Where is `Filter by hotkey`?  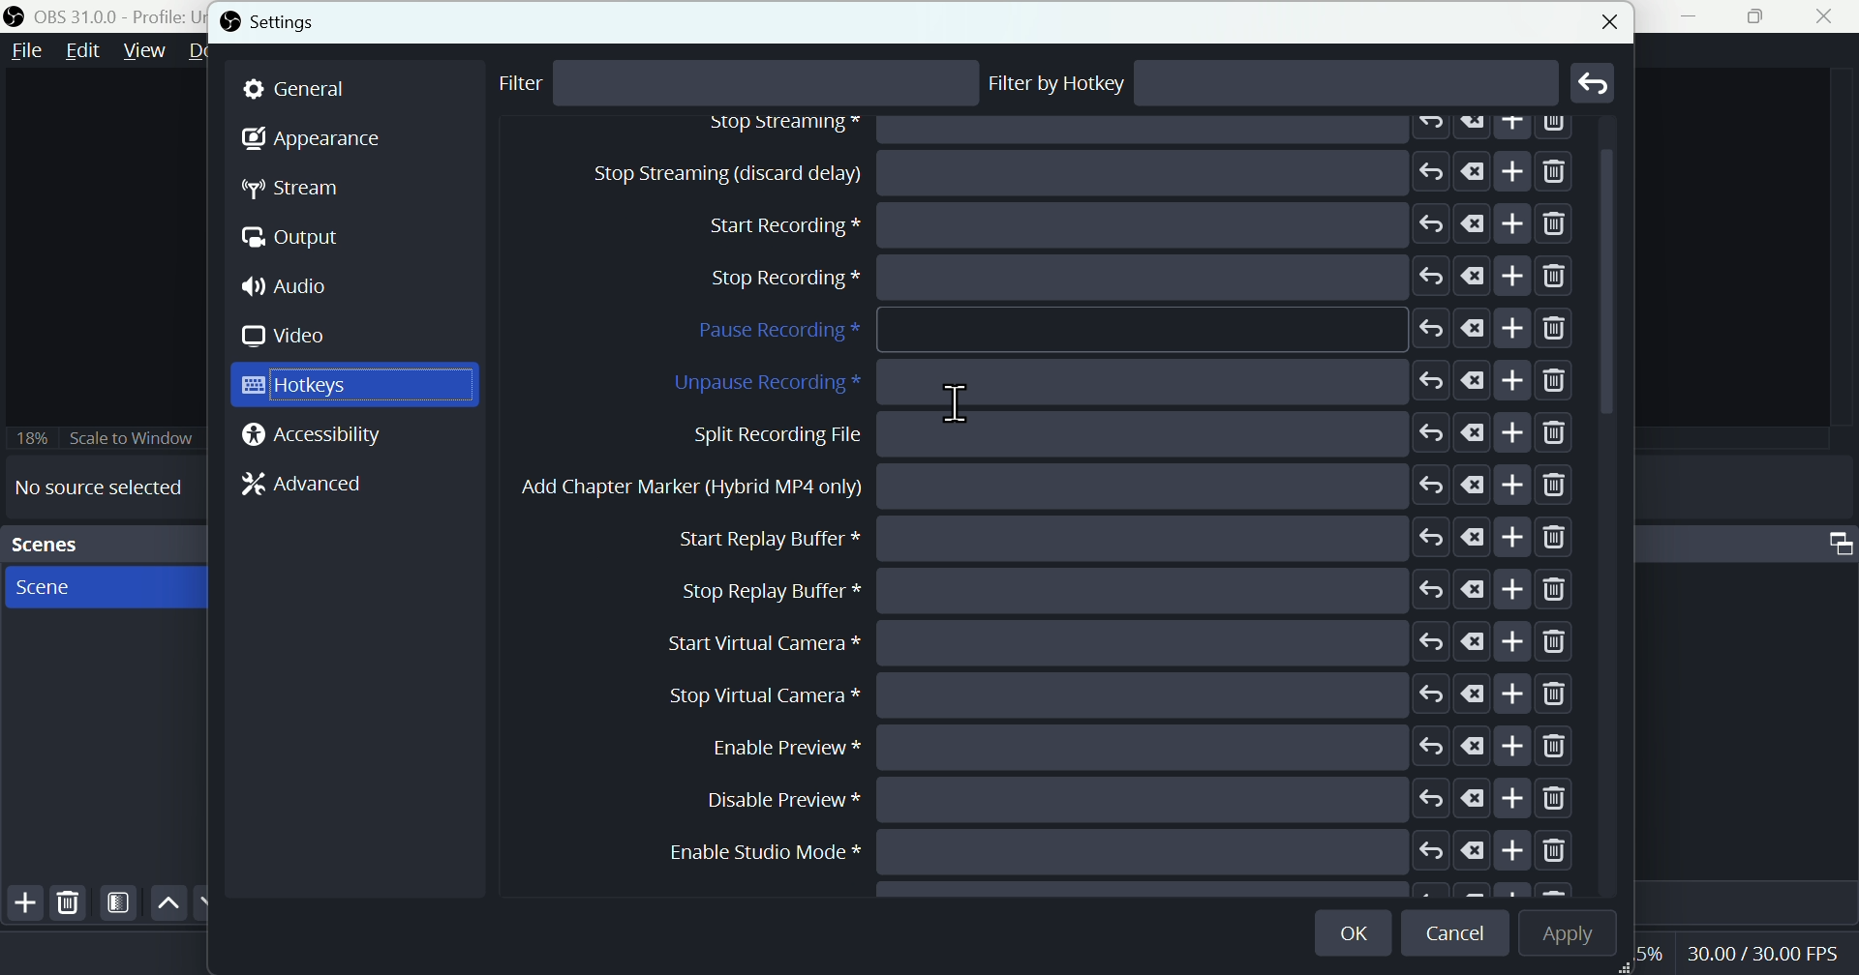 Filter by hotkey is located at coordinates (1058, 83).